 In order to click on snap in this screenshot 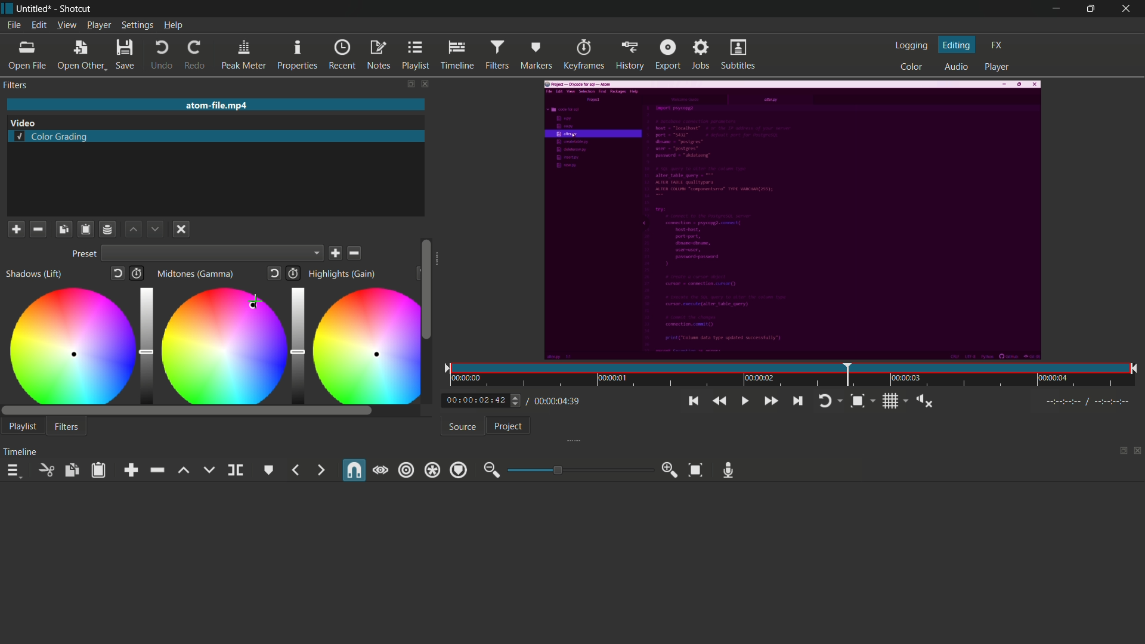, I will do `click(352, 471)`.